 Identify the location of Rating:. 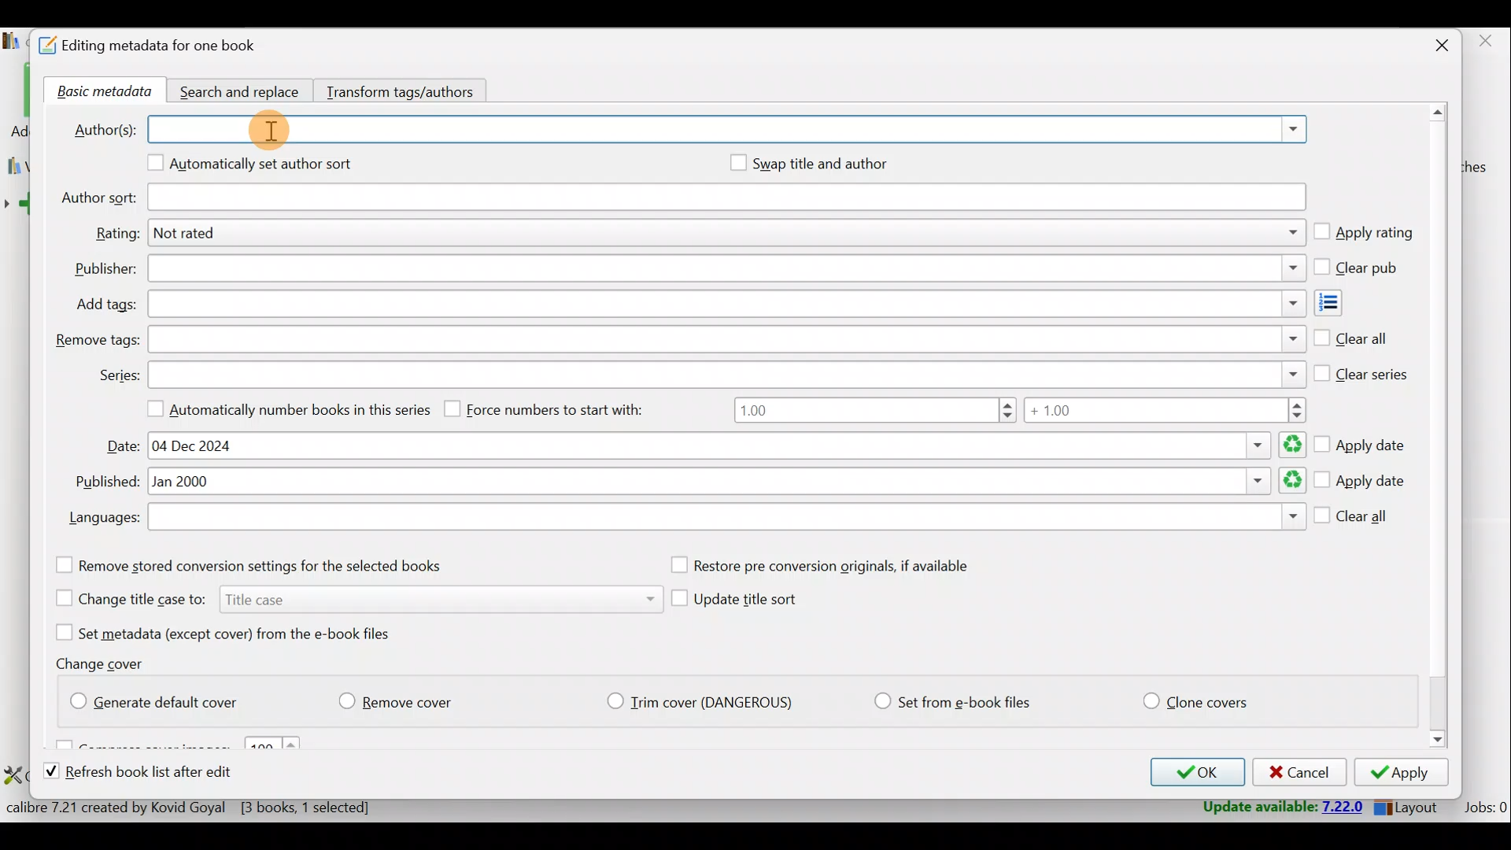
(116, 234).